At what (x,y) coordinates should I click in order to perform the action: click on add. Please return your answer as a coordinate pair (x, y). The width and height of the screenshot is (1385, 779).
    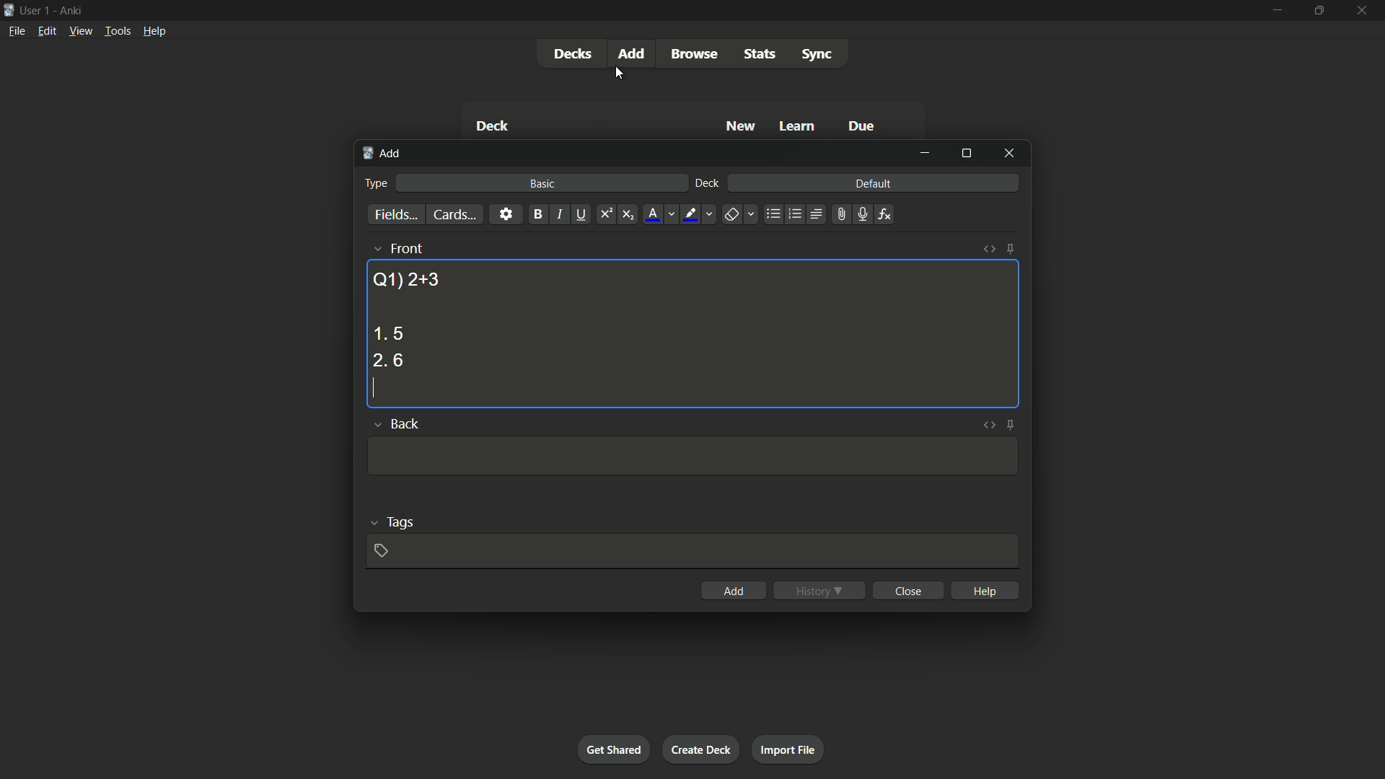
    Looking at the image, I should click on (634, 53).